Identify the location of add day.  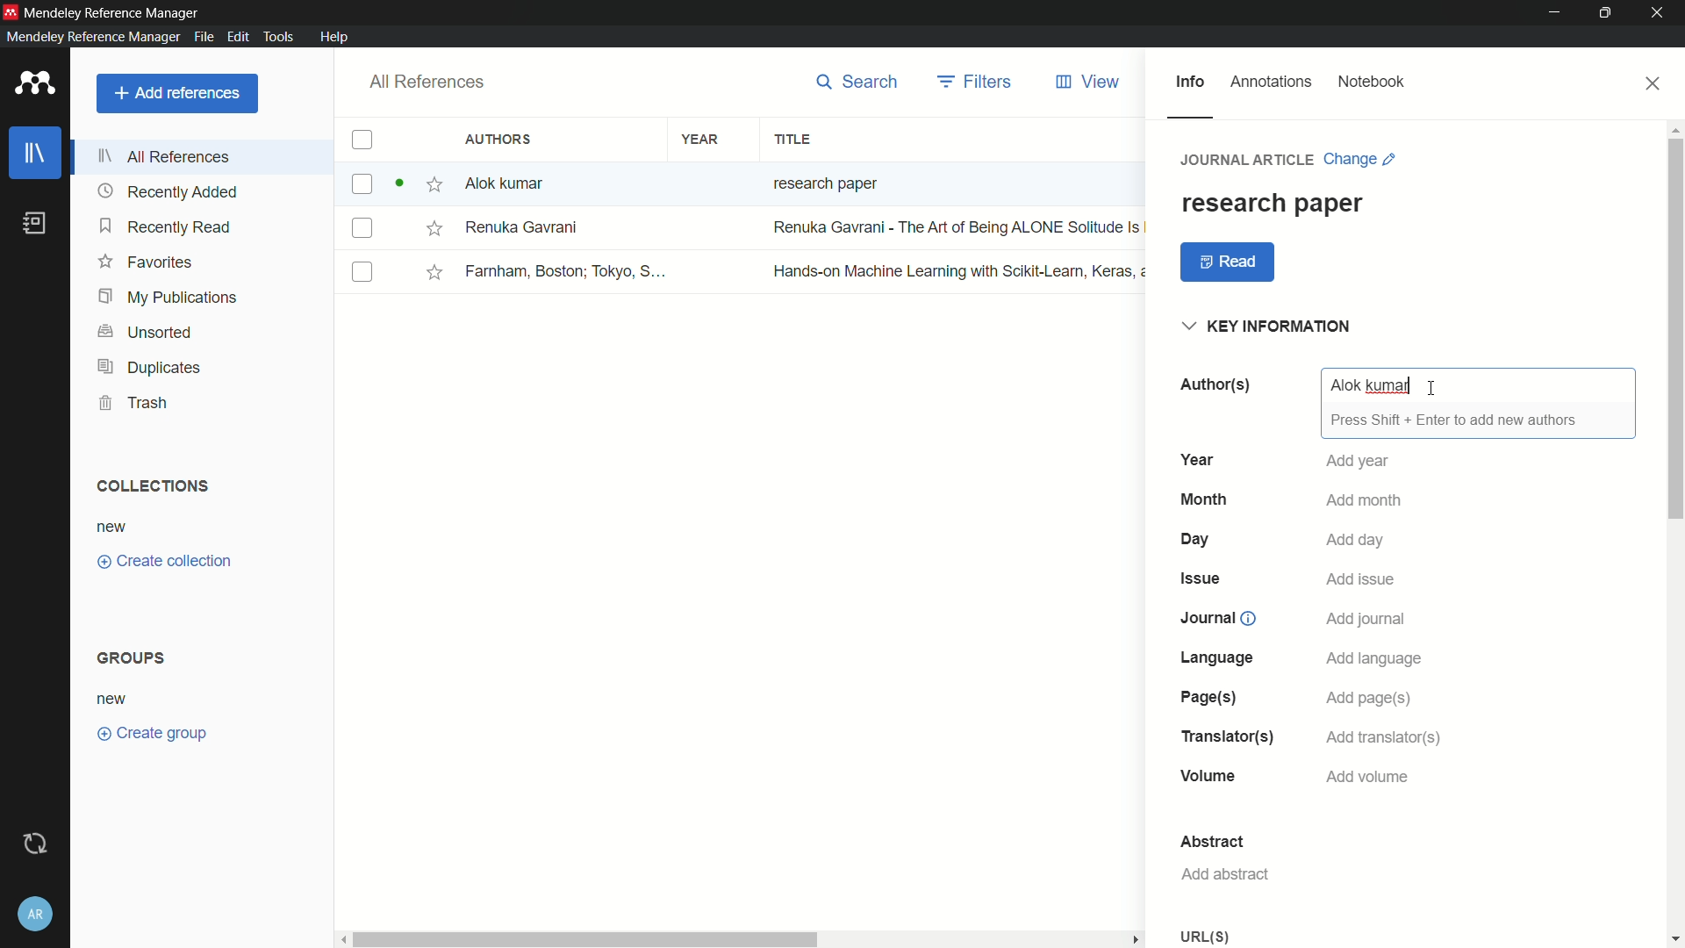
(1357, 539).